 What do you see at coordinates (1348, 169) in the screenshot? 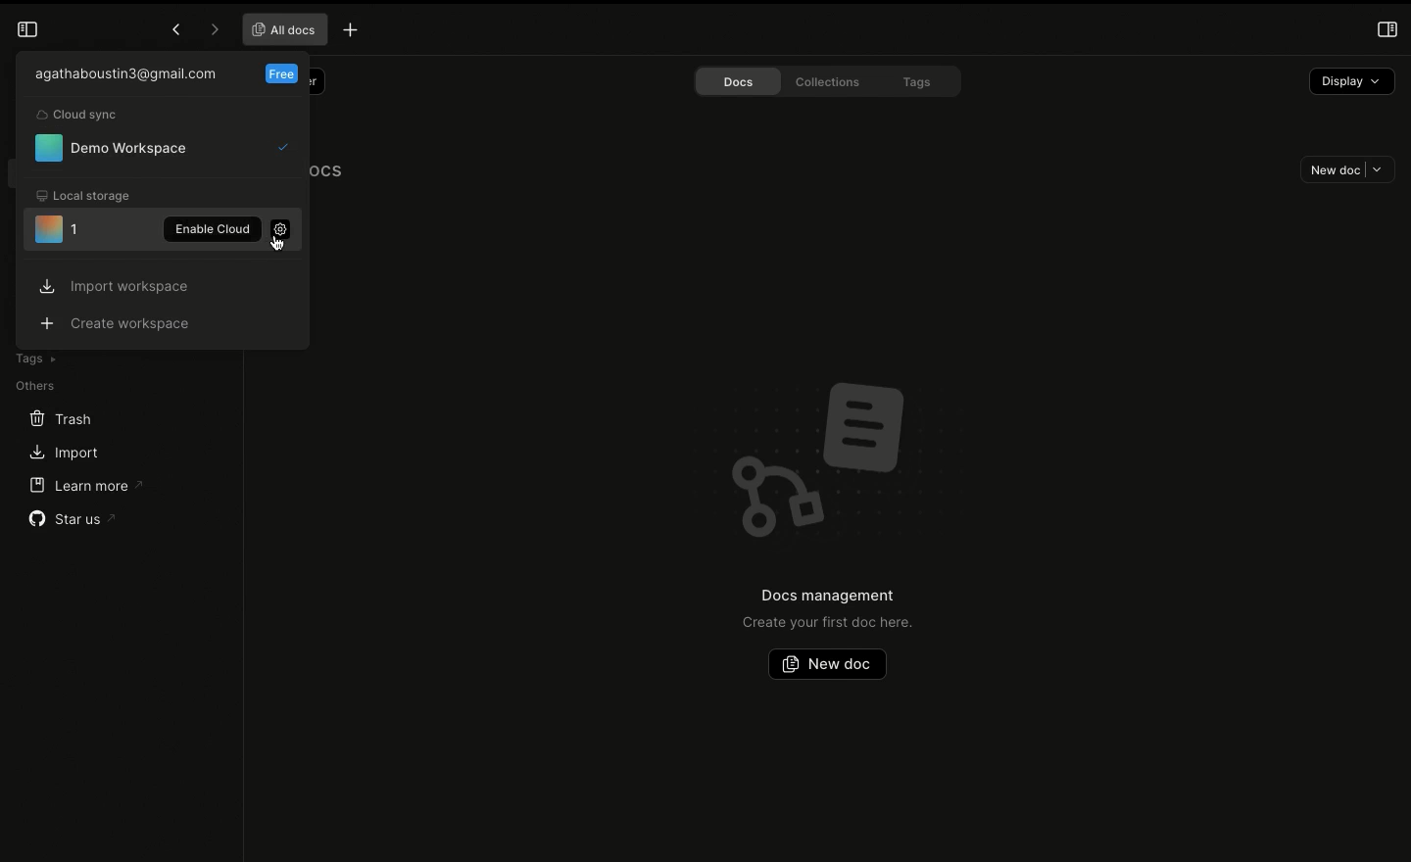
I see `New doc` at bounding box center [1348, 169].